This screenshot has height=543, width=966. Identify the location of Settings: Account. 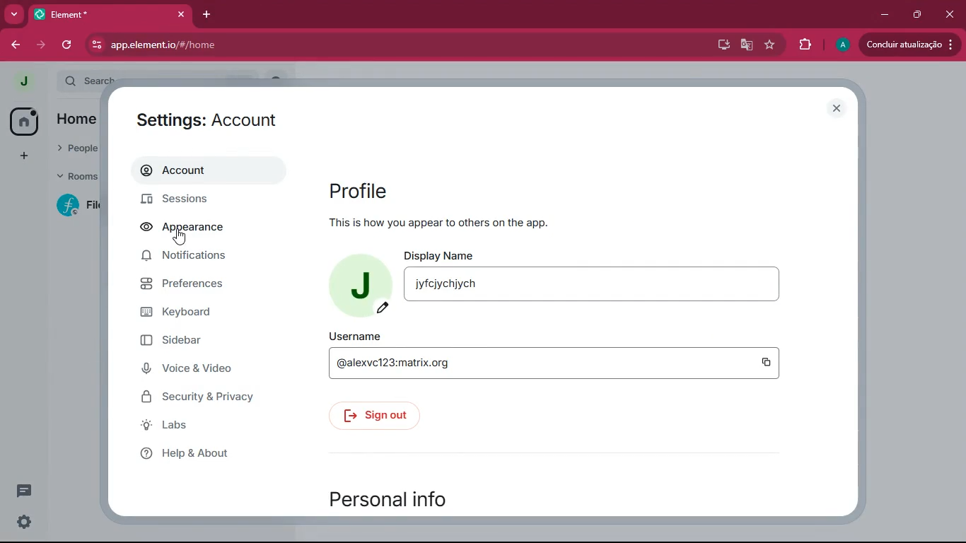
(213, 123).